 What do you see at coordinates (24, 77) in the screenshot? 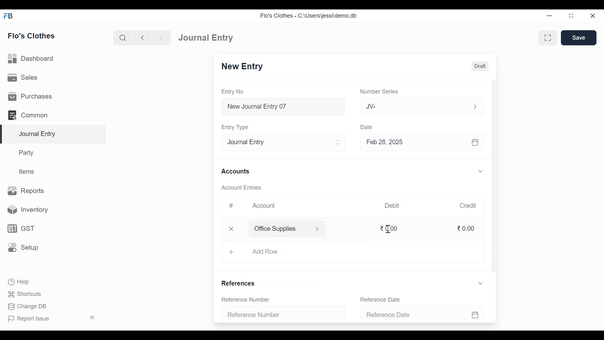
I see `Sales` at bounding box center [24, 77].